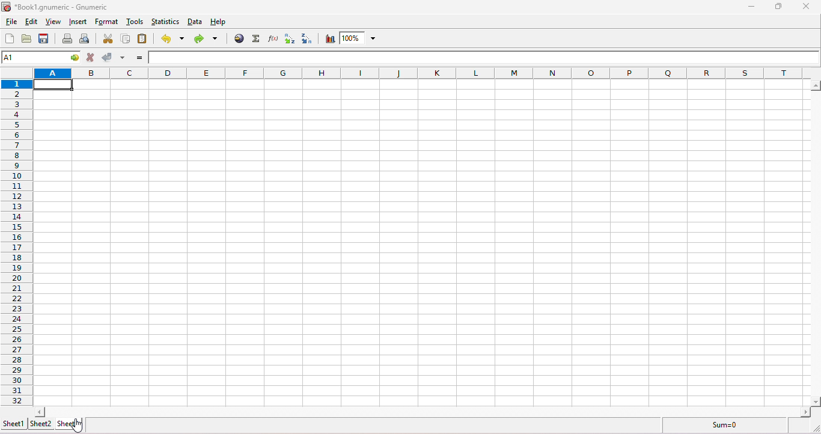 This screenshot has height=434, width=821. I want to click on statistics, so click(166, 22).